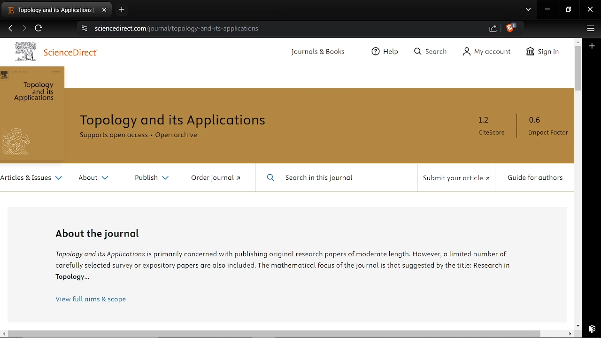 This screenshot has height=338, width=601. What do you see at coordinates (528, 10) in the screenshot?
I see `Search tabs` at bounding box center [528, 10].